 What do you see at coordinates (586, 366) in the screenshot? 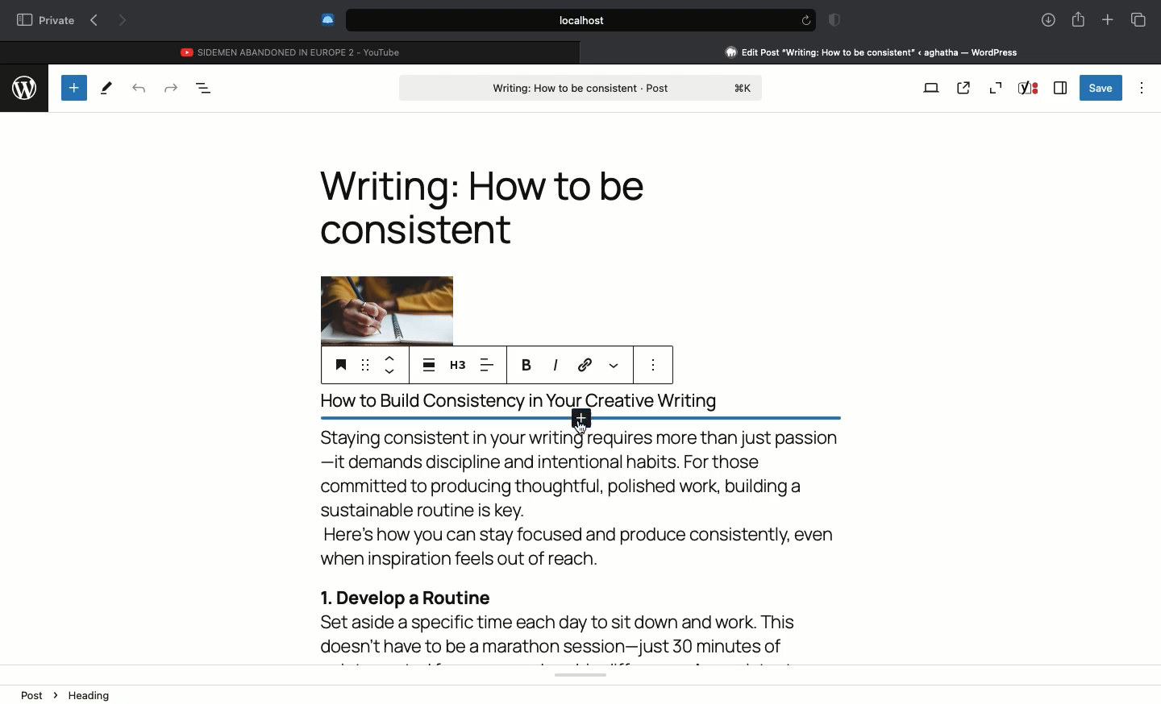
I see `Link` at bounding box center [586, 366].